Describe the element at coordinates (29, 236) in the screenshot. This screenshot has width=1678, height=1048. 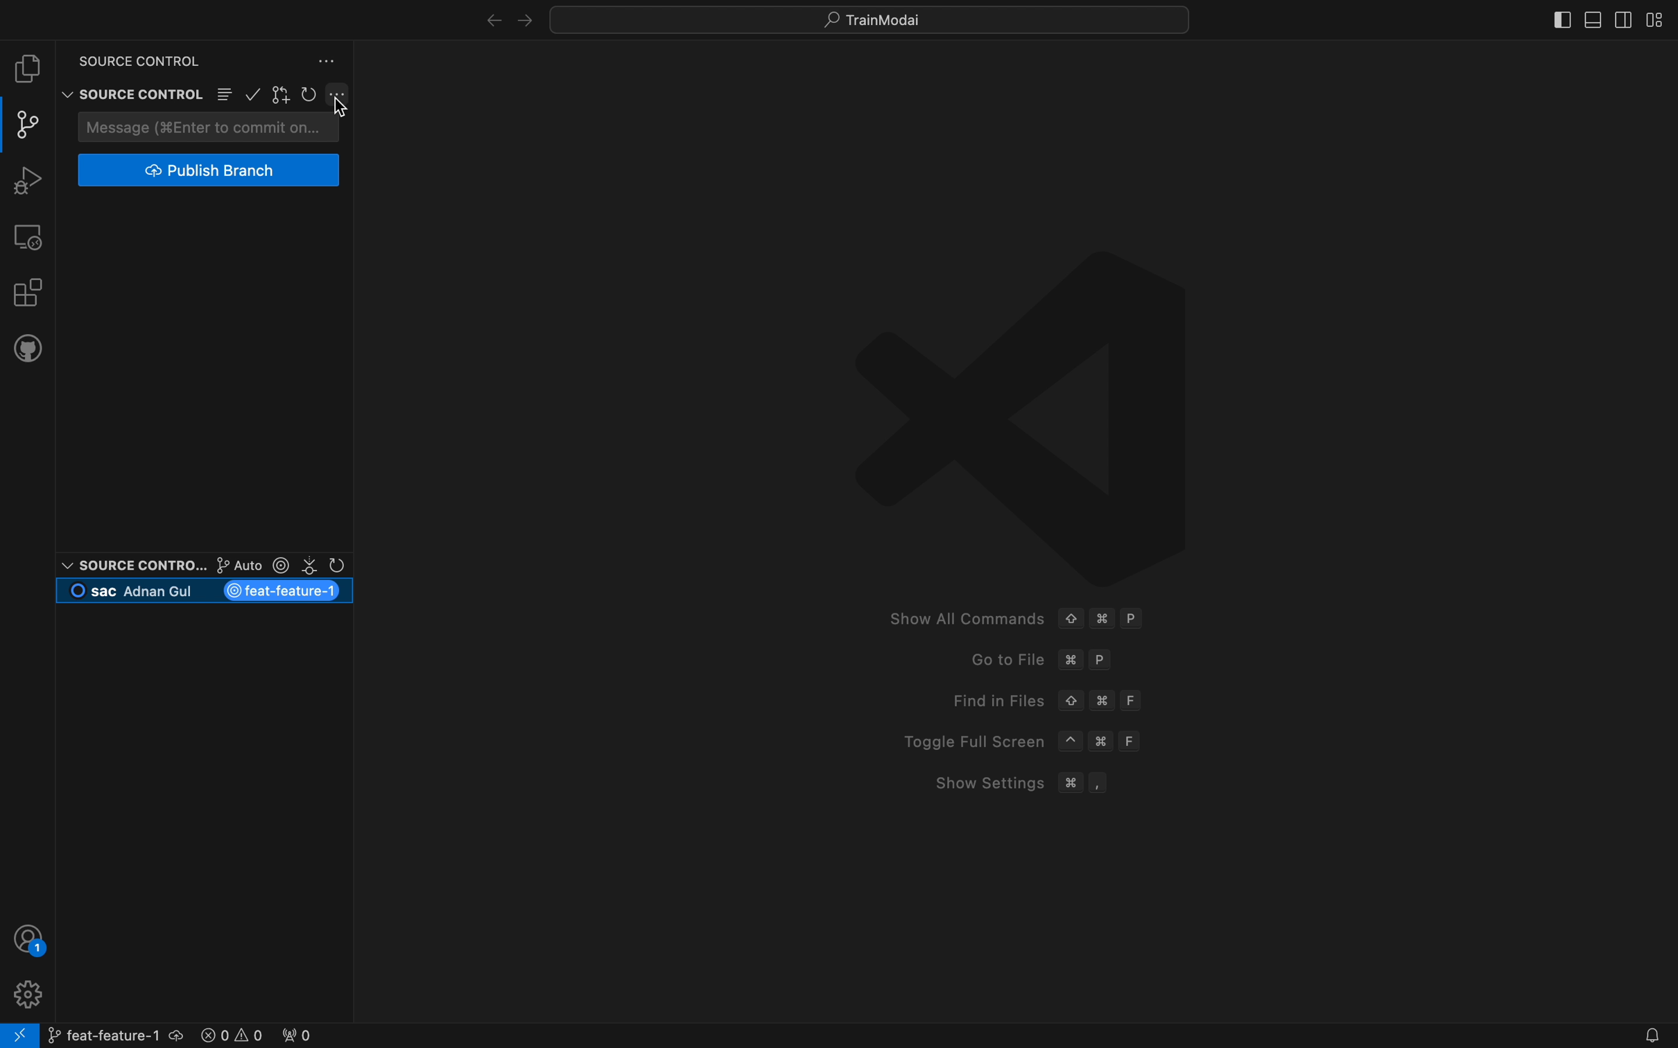
I see `remote` at that location.